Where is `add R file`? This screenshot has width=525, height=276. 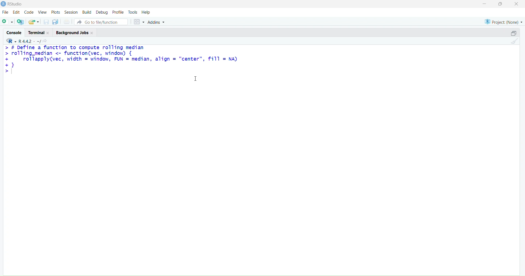 add R file is located at coordinates (21, 22).